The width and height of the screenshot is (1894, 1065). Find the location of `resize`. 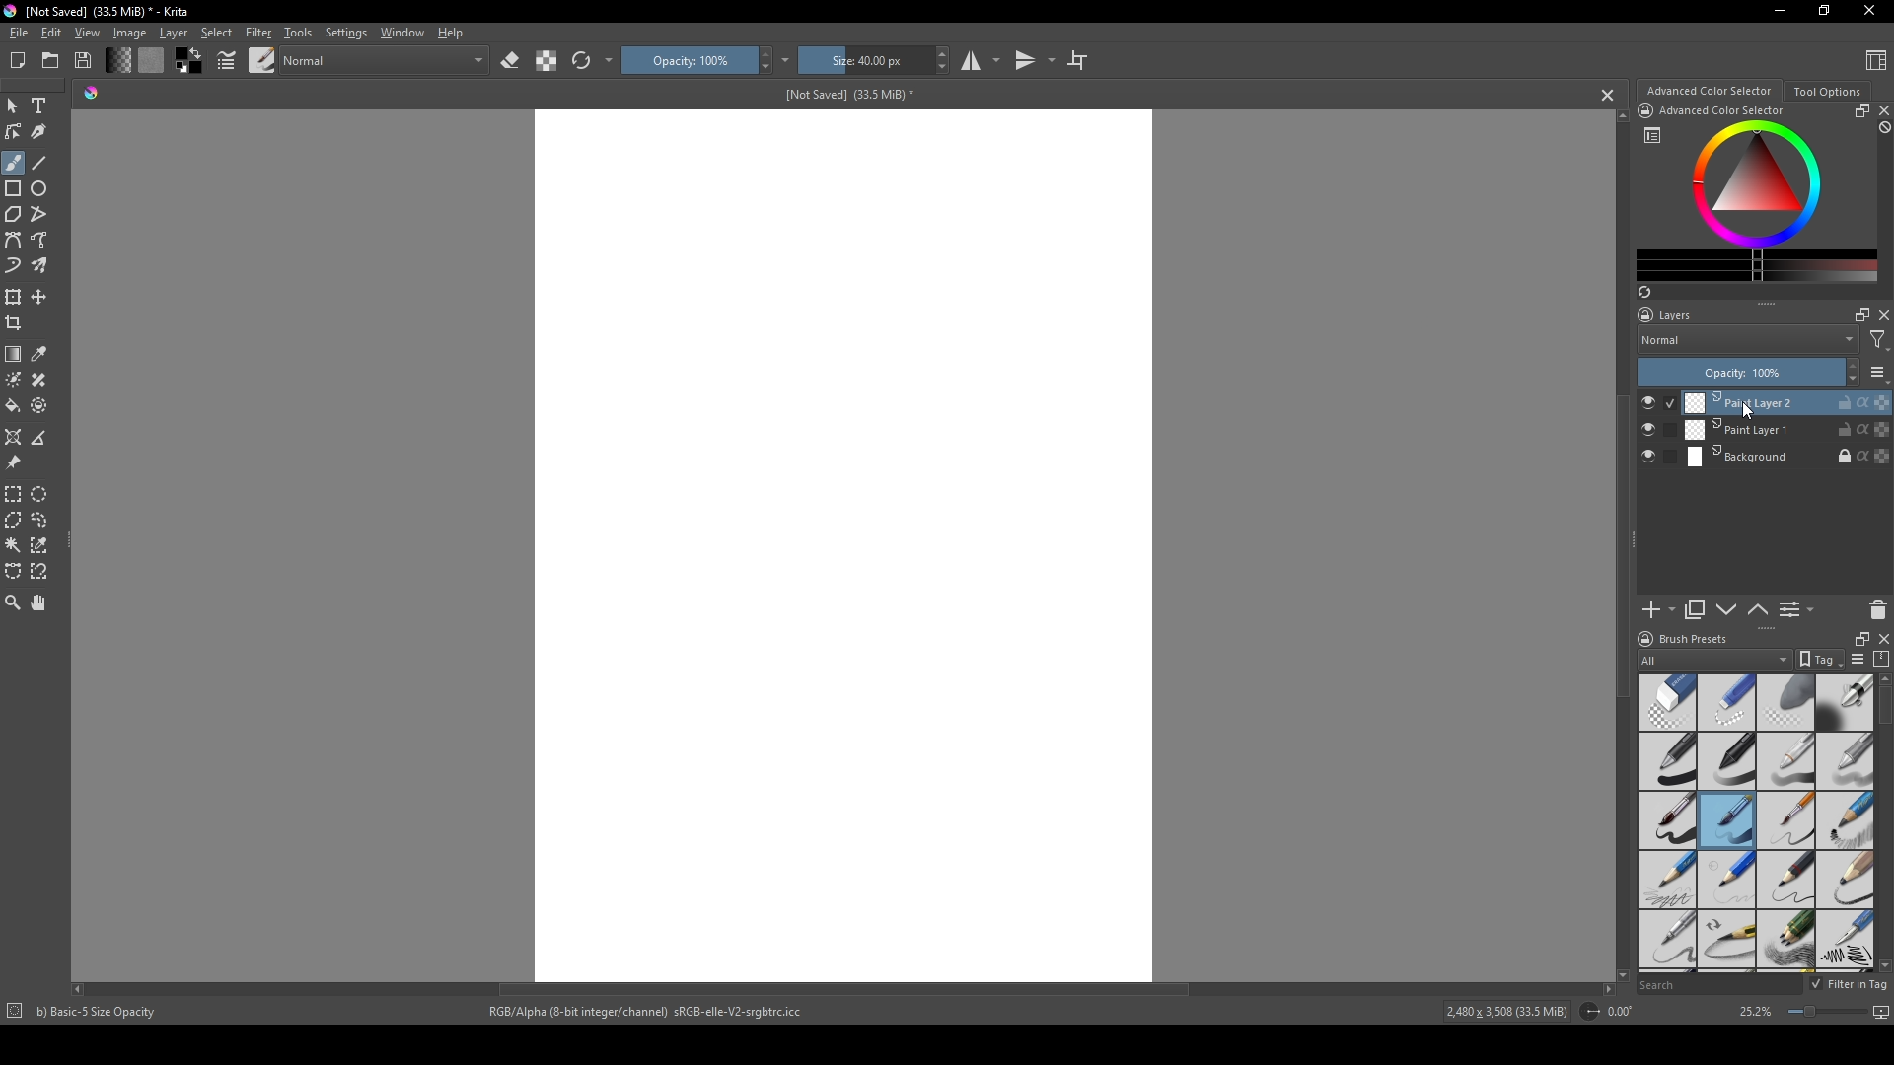

resize is located at coordinates (1858, 637).